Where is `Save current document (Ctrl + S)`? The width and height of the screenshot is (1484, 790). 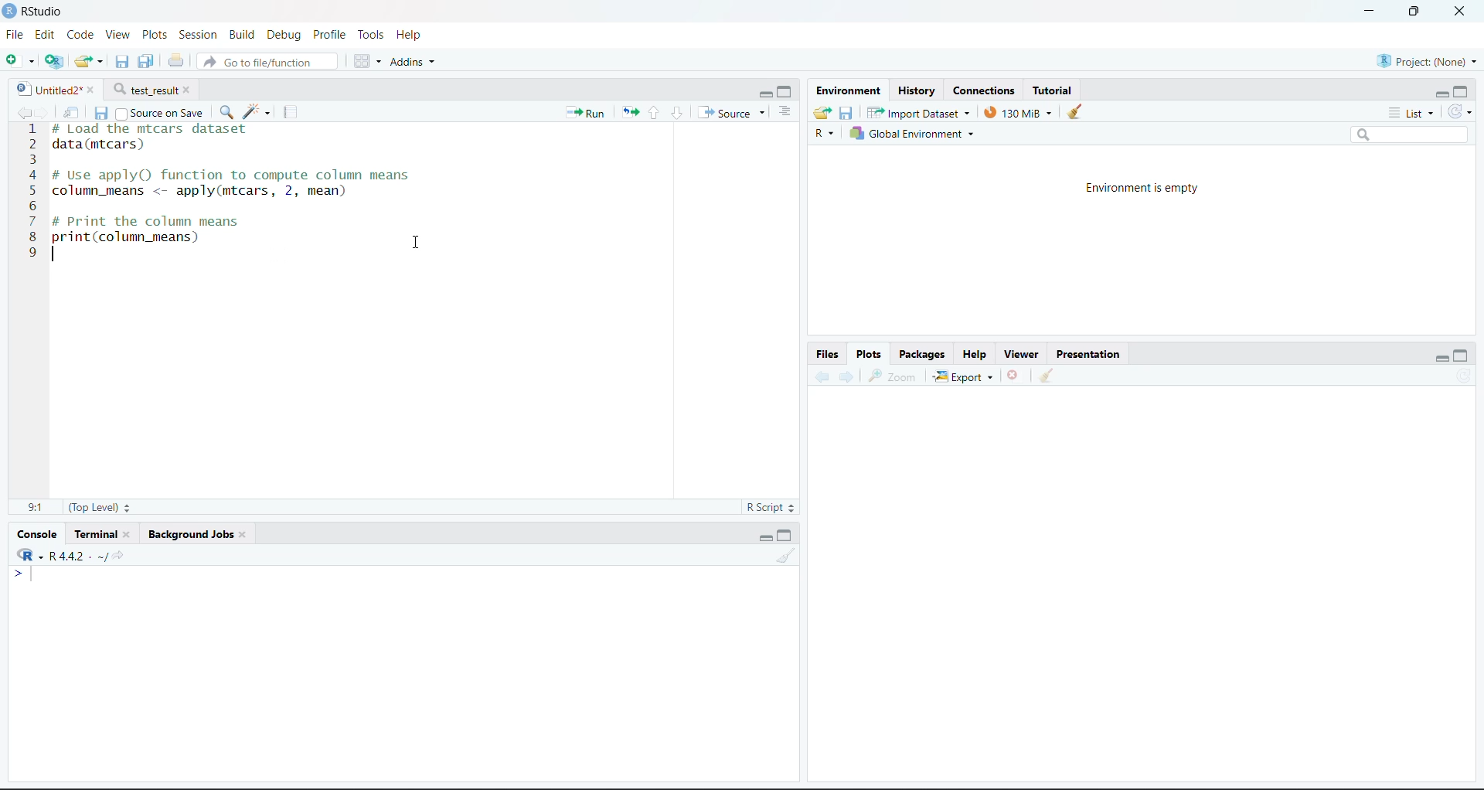 Save current document (Ctrl + S) is located at coordinates (147, 59).